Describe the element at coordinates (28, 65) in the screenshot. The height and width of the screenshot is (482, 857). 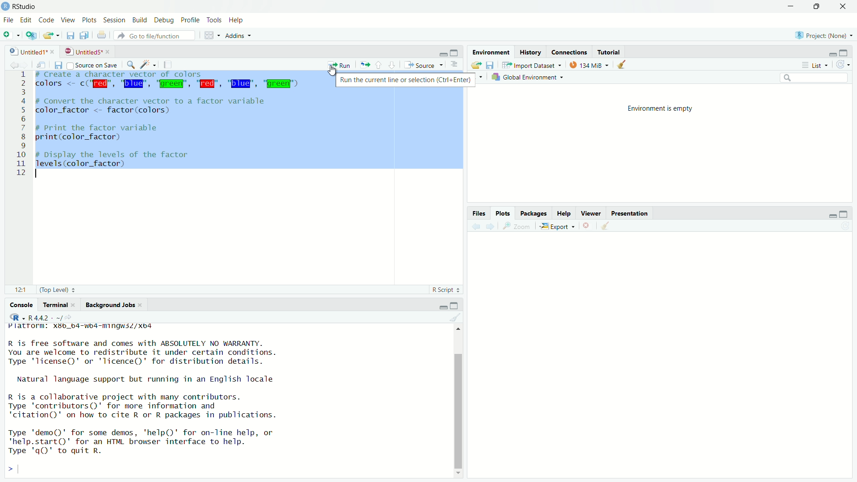
I see `go forward to the next source location` at that location.